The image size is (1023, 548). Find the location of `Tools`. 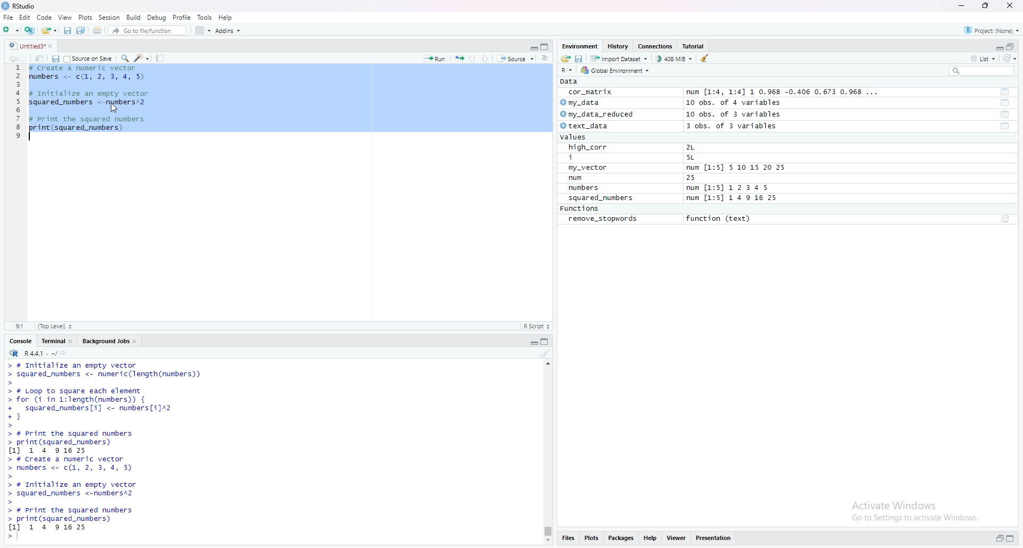

Tools is located at coordinates (205, 17).